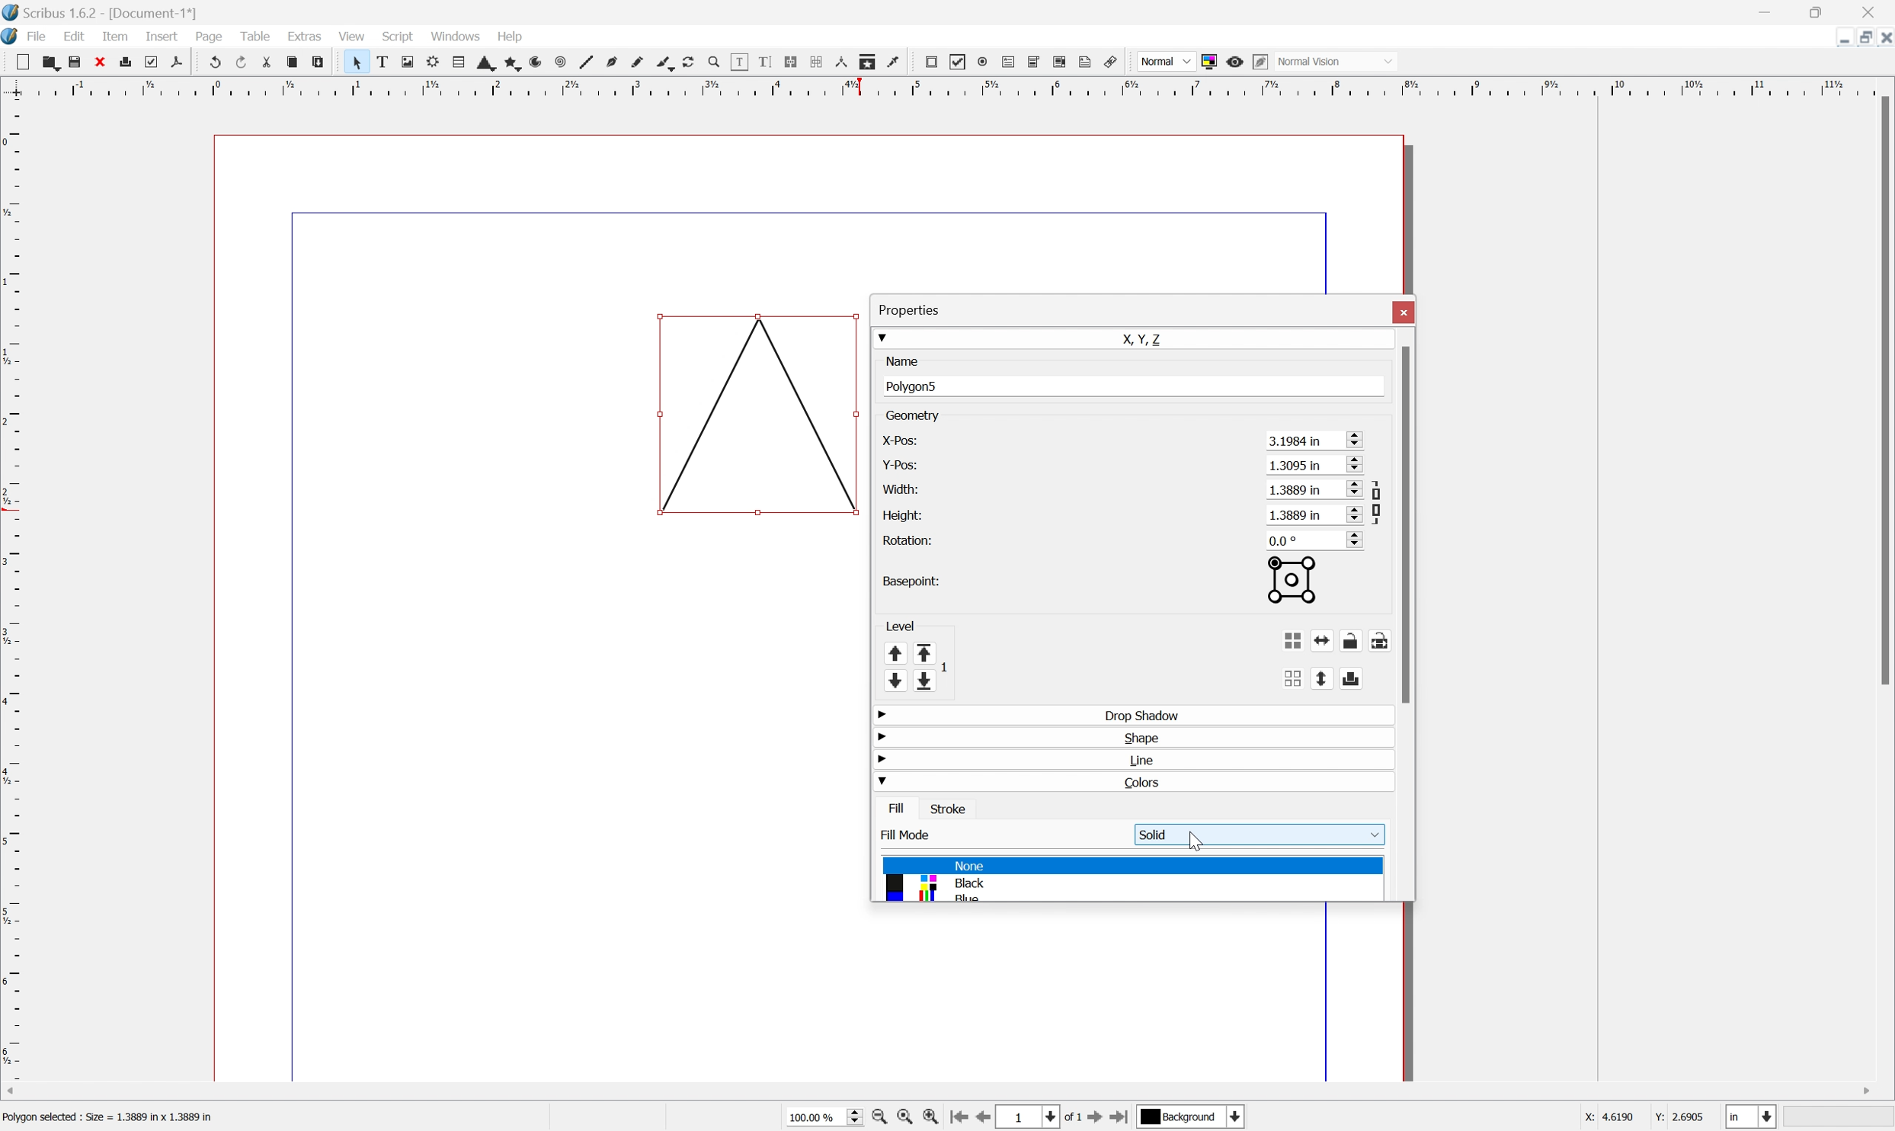 The width and height of the screenshot is (1895, 1131). What do you see at coordinates (46, 61) in the screenshot?
I see `Open` at bounding box center [46, 61].